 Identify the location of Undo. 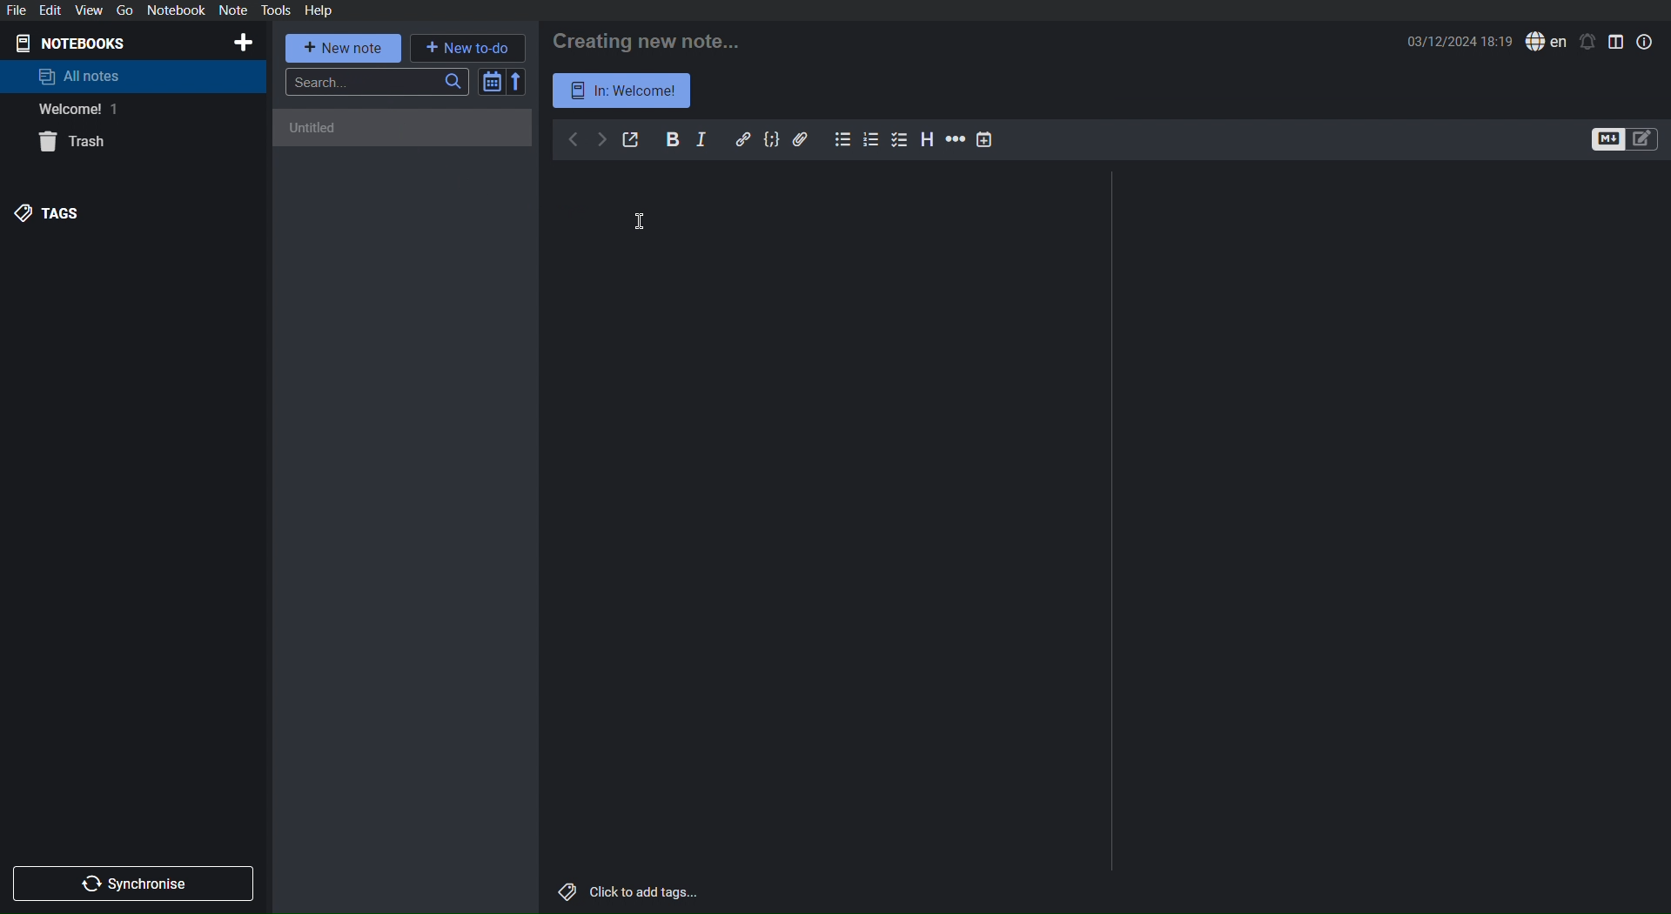
(573, 141).